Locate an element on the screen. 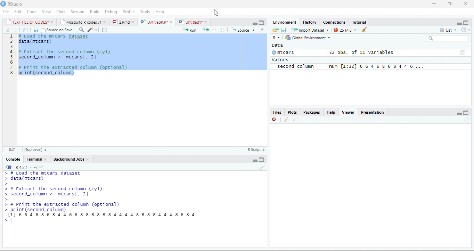 Image resolution: width=474 pixels, height=251 pixels. close is located at coordinates (207, 22).